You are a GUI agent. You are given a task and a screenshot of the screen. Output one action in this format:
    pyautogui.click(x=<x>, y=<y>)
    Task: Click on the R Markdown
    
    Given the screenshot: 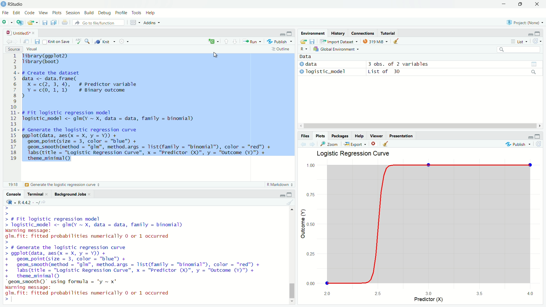 What is the action you would take?
    pyautogui.click(x=280, y=184)
    